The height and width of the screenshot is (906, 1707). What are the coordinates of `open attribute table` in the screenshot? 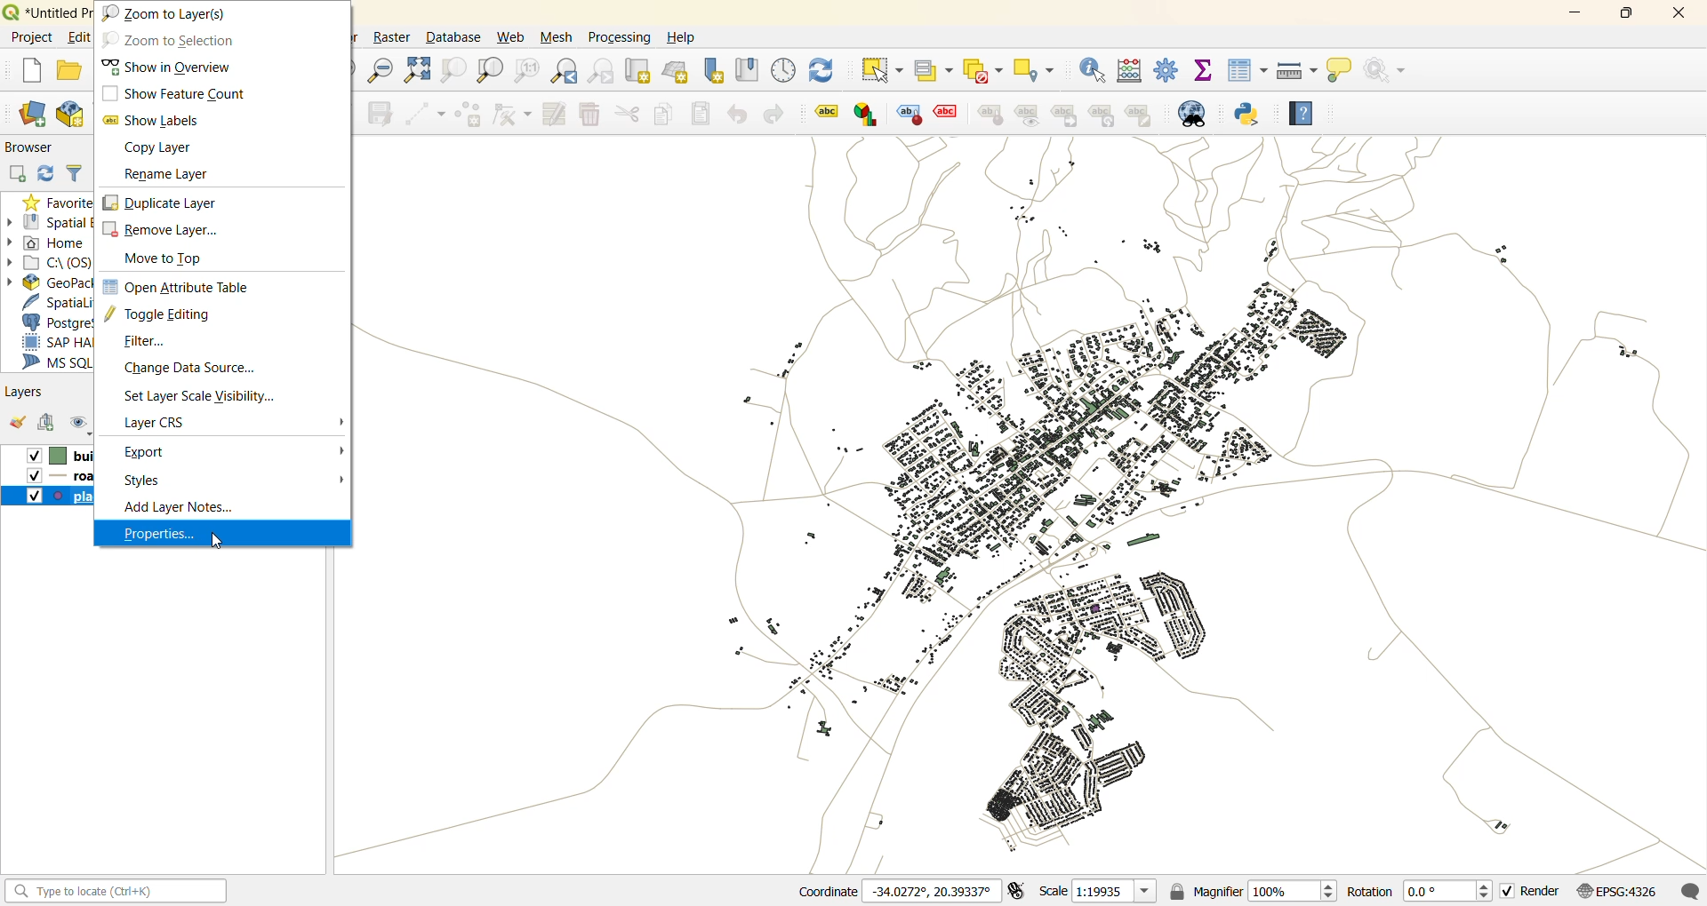 It's located at (181, 289).